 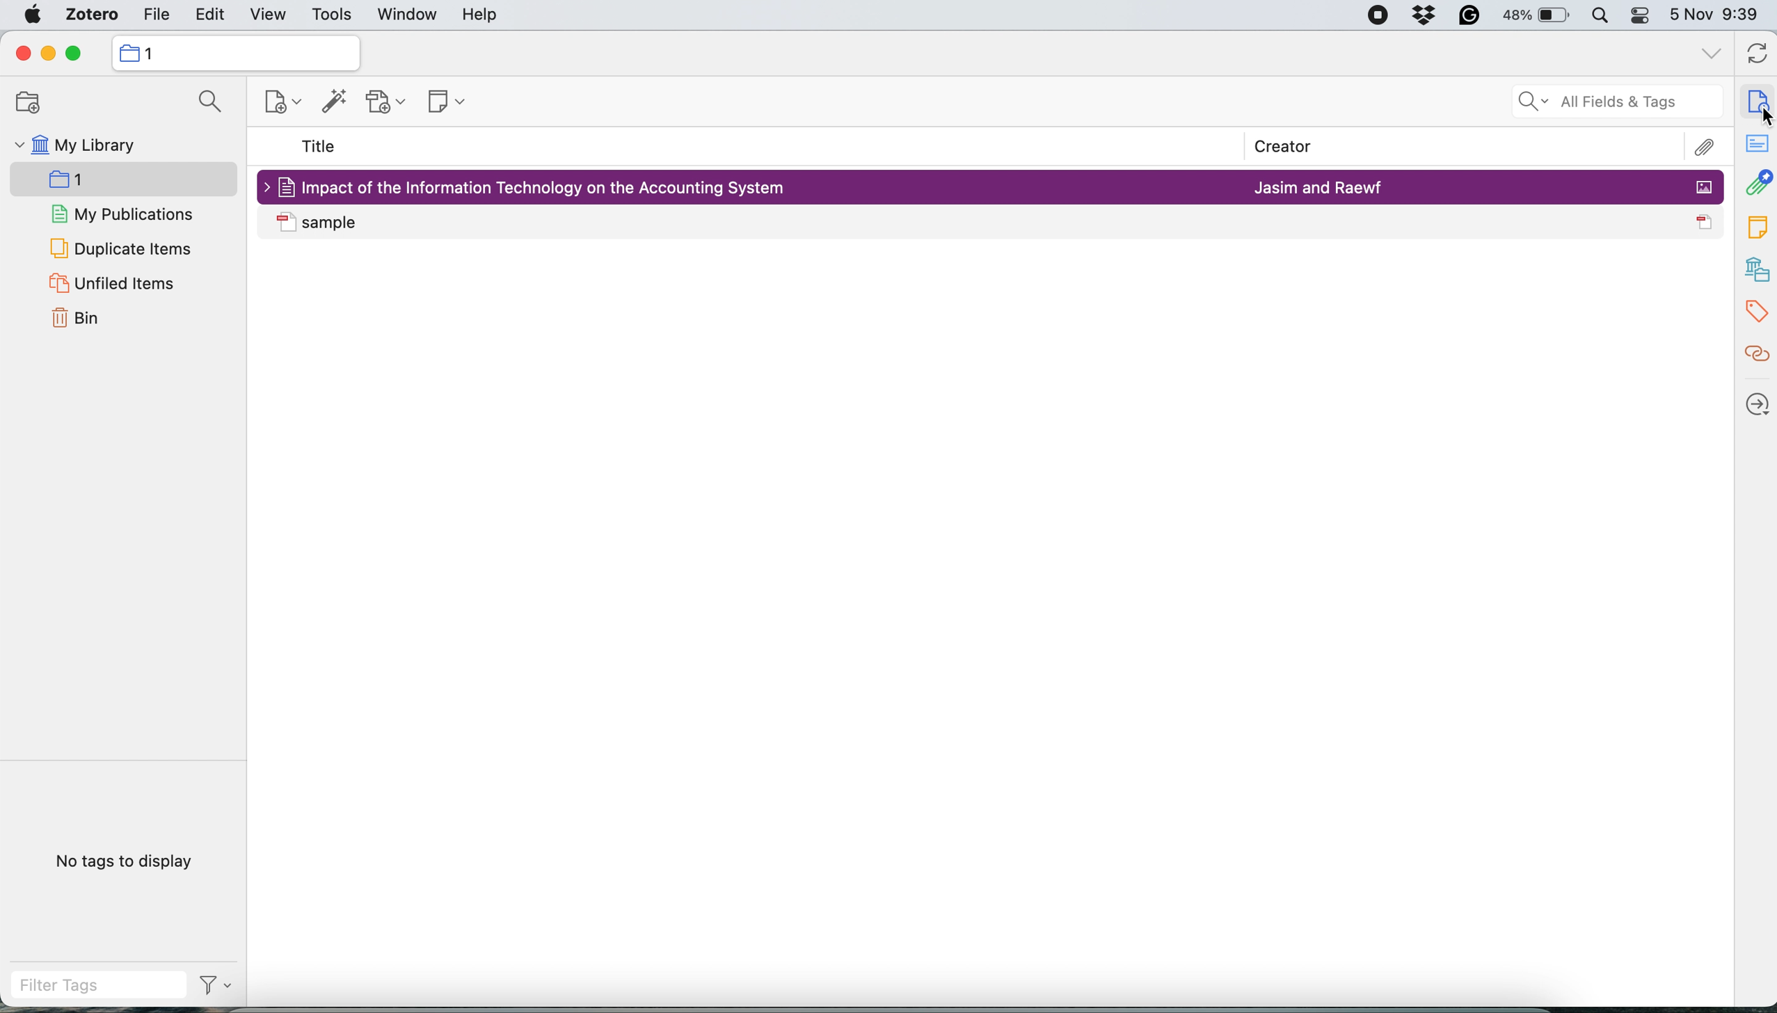 What do you see at coordinates (127, 214) in the screenshot?
I see `my publications` at bounding box center [127, 214].